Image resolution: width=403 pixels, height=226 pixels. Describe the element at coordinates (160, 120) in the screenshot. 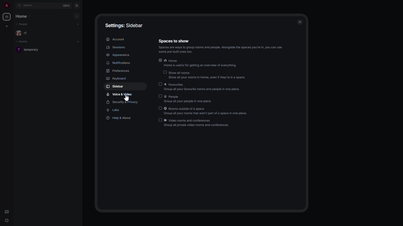

I see `disabled` at that location.